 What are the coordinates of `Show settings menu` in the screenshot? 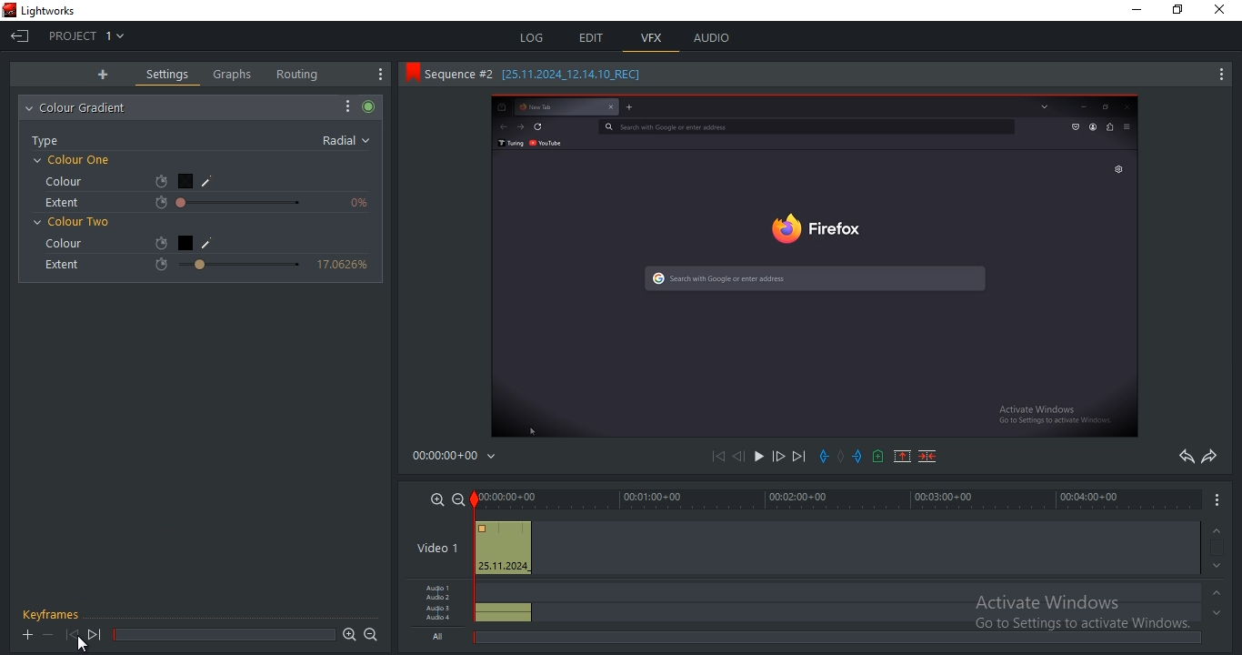 It's located at (376, 75).